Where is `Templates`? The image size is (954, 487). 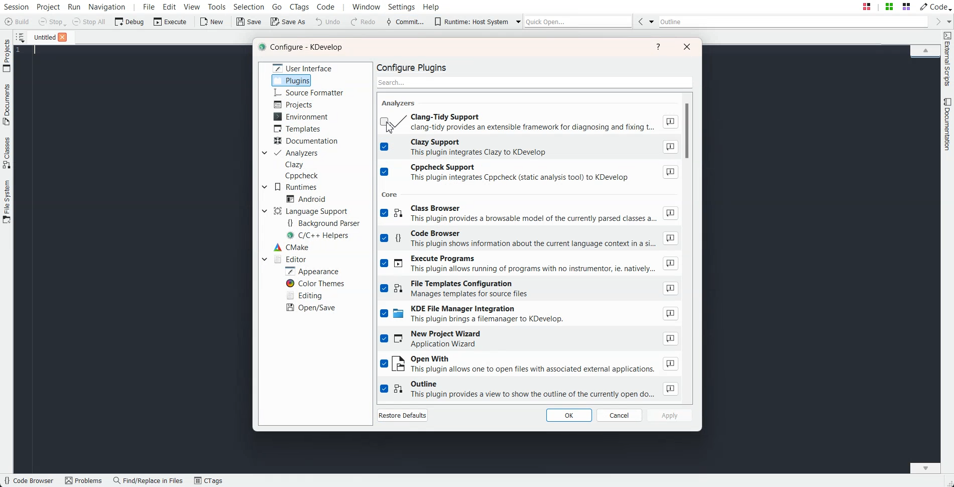
Templates is located at coordinates (297, 129).